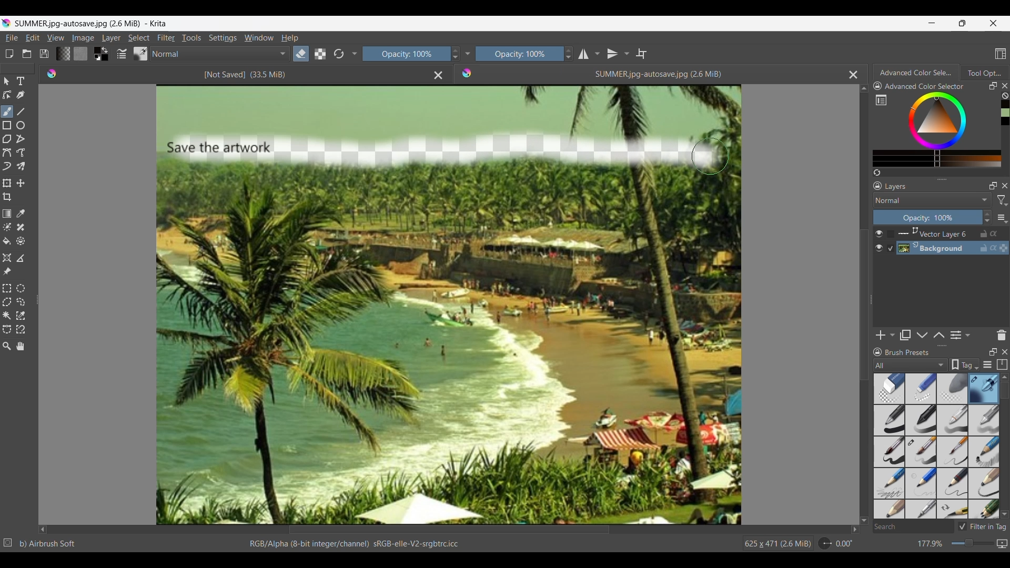 This screenshot has height=568, width=1010. I want to click on Similar color selection tool, so click(21, 316).